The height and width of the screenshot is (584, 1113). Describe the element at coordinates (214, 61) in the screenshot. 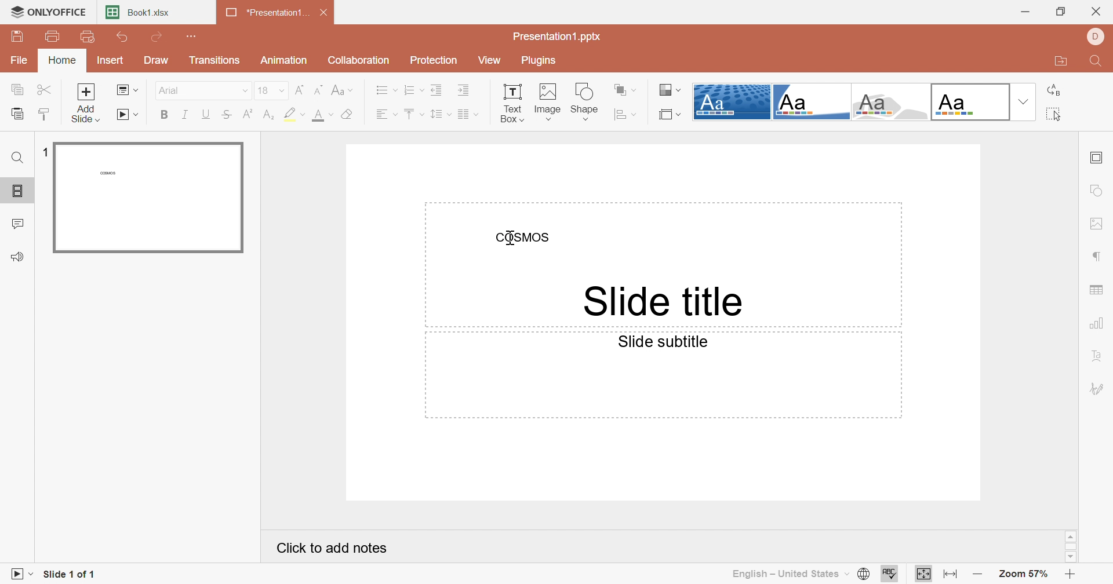

I see `Transitions` at that location.